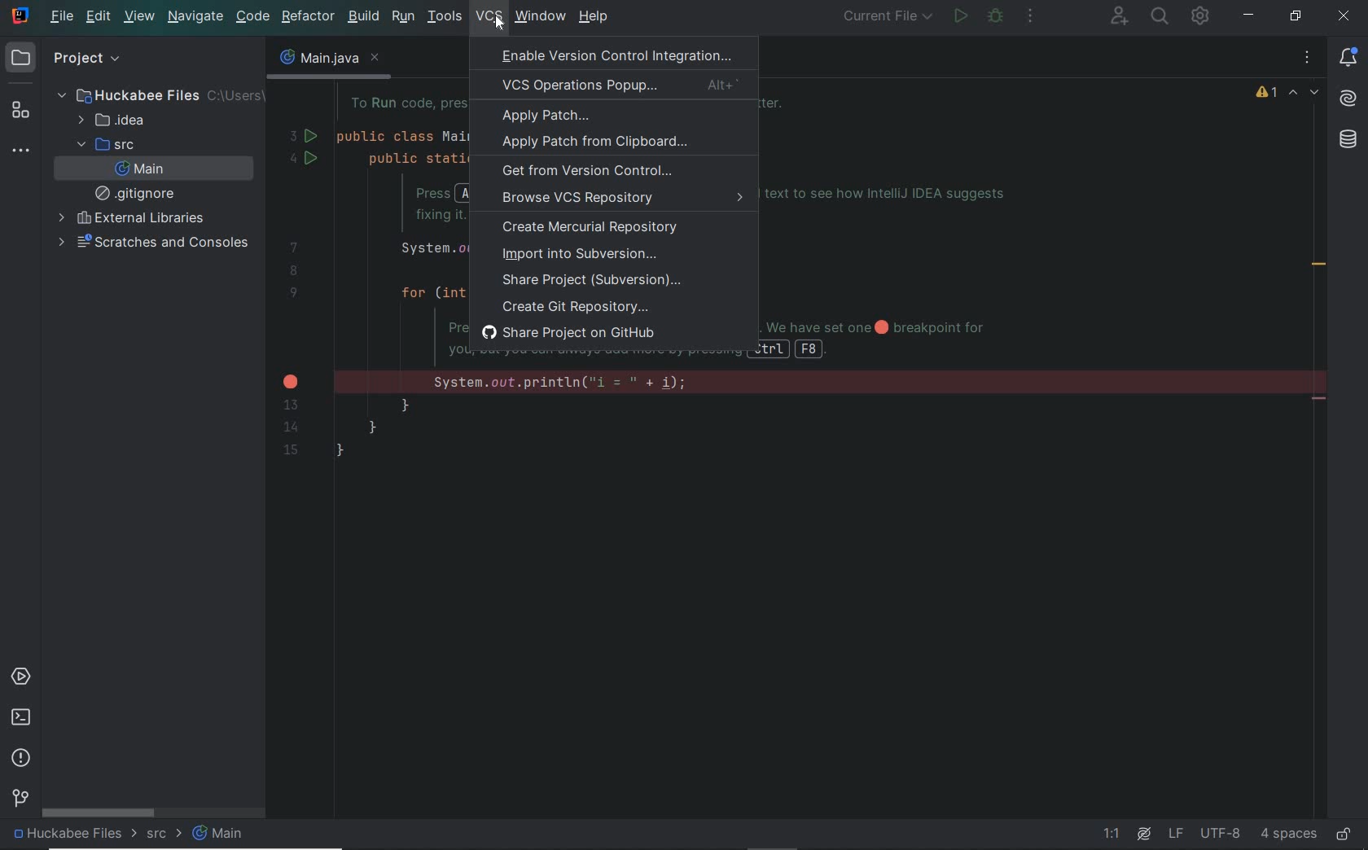  I want to click on import into subversion, so click(577, 256).